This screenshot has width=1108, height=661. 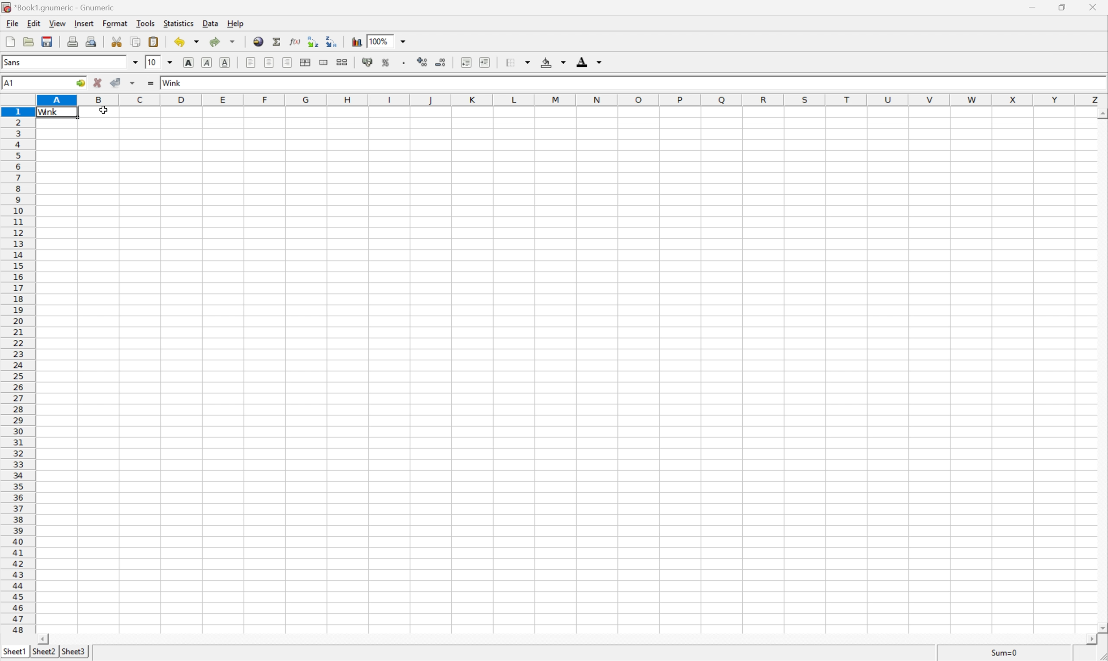 What do you see at coordinates (314, 41) in the screenshot?
I see `Sort the selected region in ascending order based on the first column selected` at bounding box center [314, 41].